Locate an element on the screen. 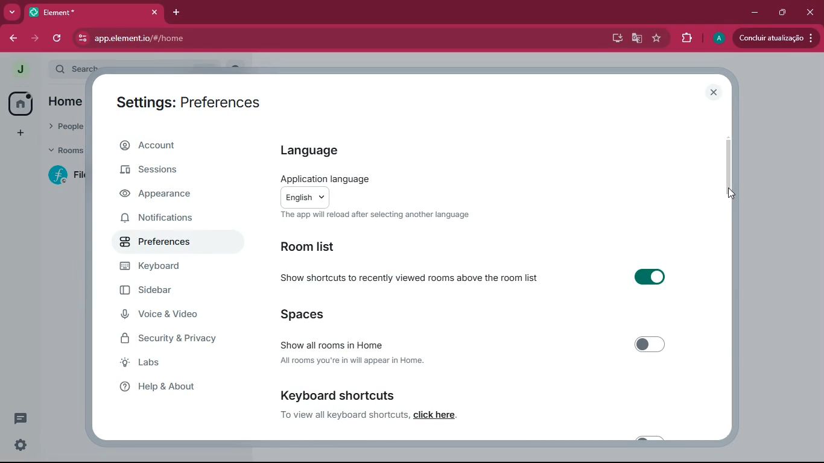 The image size is (824, 463). add is located at coordinates (20, 133).